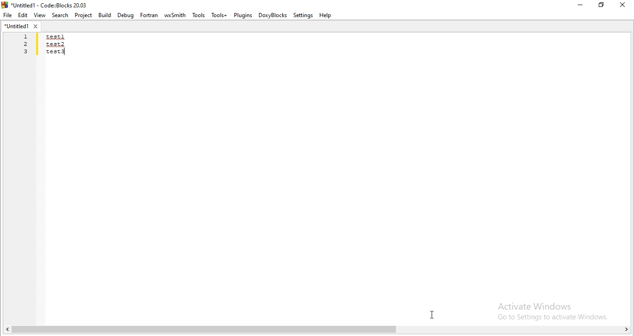  What do you see at coordinates (55, 54) in the screenshot?
I see `test 3` at bounding box center [55, 54].